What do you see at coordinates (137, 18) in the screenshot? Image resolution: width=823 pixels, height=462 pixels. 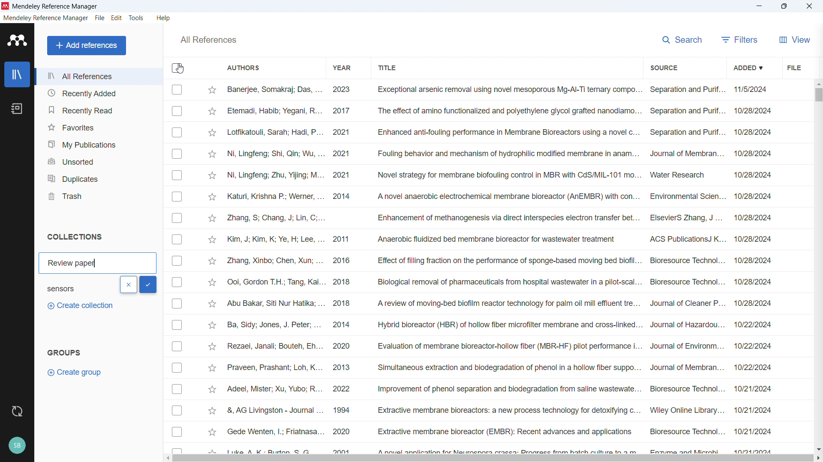 I see `tools` at bounding box center [137, 18].